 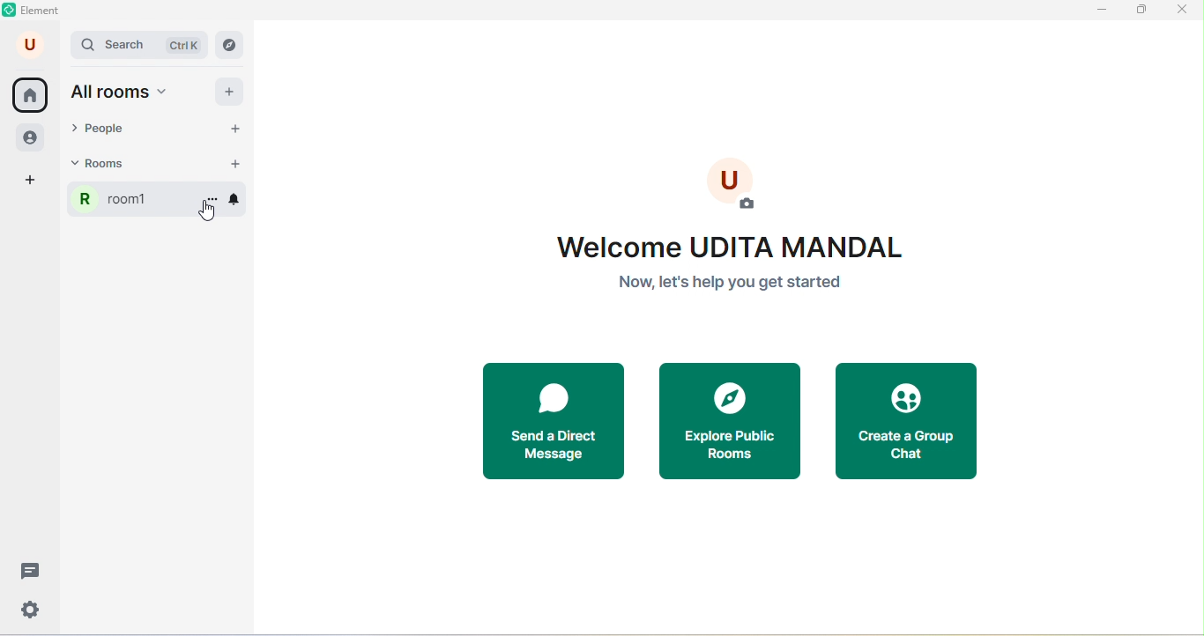 I want to click on minimize, so click(x=1101, y=11).